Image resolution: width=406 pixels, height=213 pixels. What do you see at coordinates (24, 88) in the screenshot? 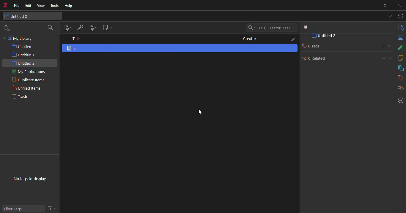
I see `unfiled items` at bounding box center [24, 88].